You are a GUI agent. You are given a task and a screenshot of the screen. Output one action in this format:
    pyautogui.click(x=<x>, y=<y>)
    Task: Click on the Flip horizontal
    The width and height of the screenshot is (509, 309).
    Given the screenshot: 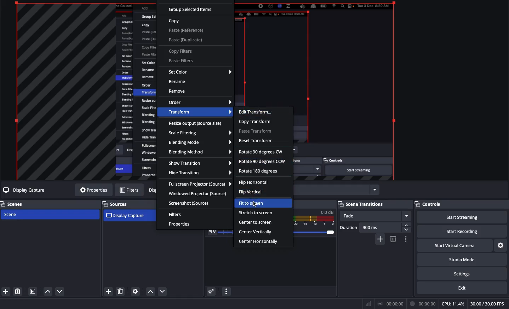 What is the action you would take?
    pyautogui.click(x=253, y=183)
    